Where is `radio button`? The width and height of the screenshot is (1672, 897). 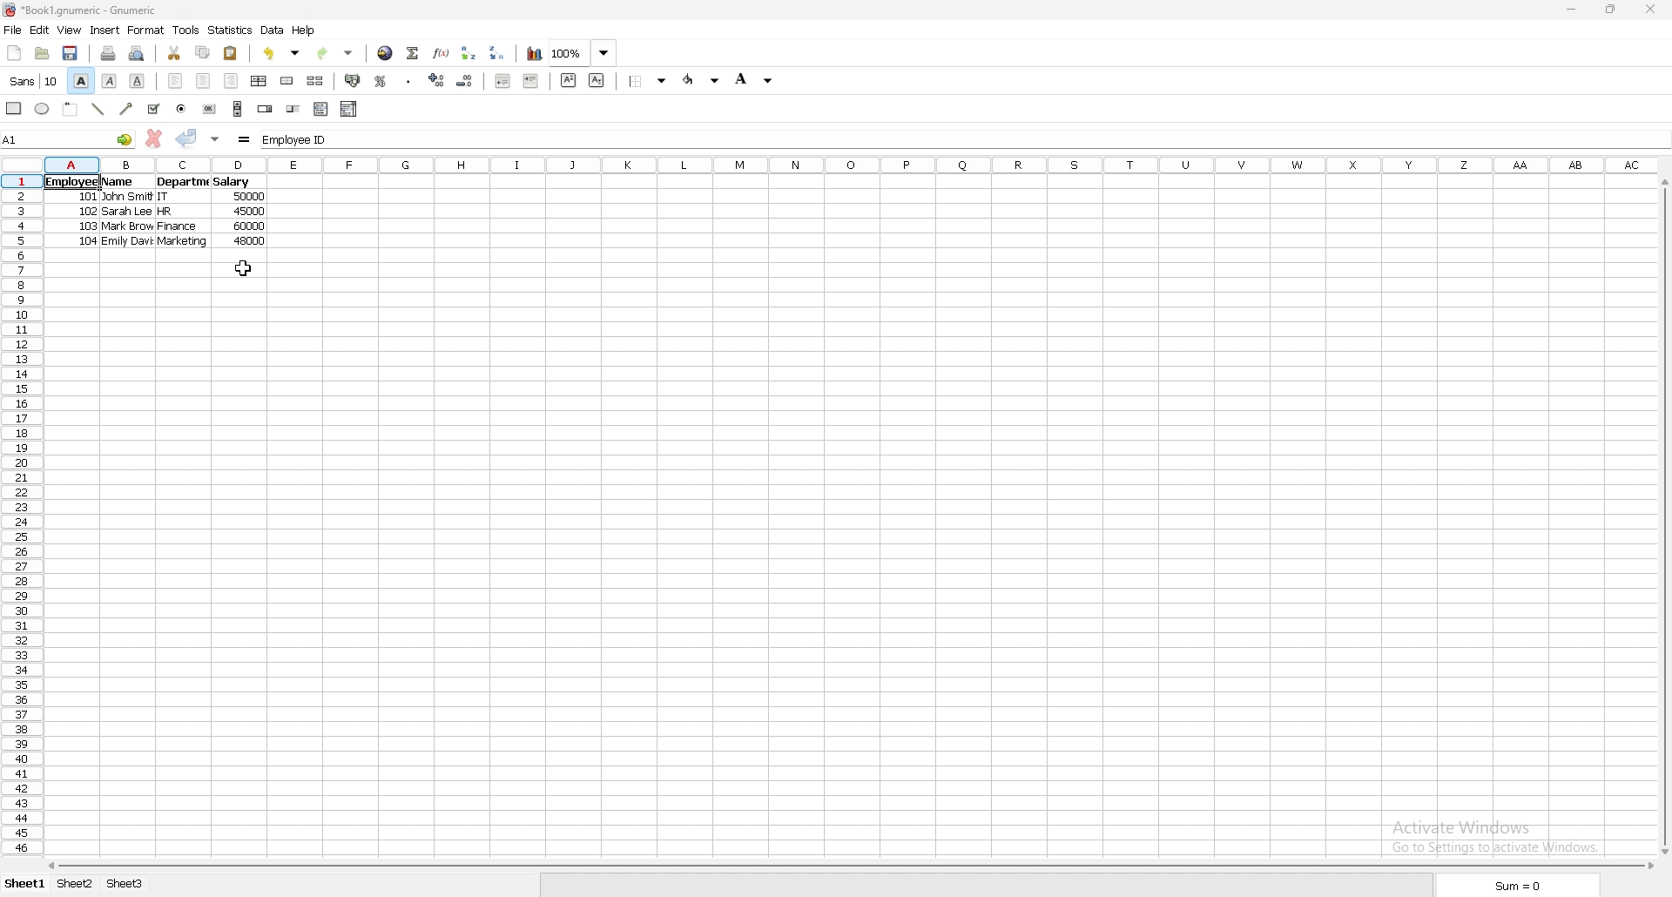 radio button is located at coordinates (181, 109).